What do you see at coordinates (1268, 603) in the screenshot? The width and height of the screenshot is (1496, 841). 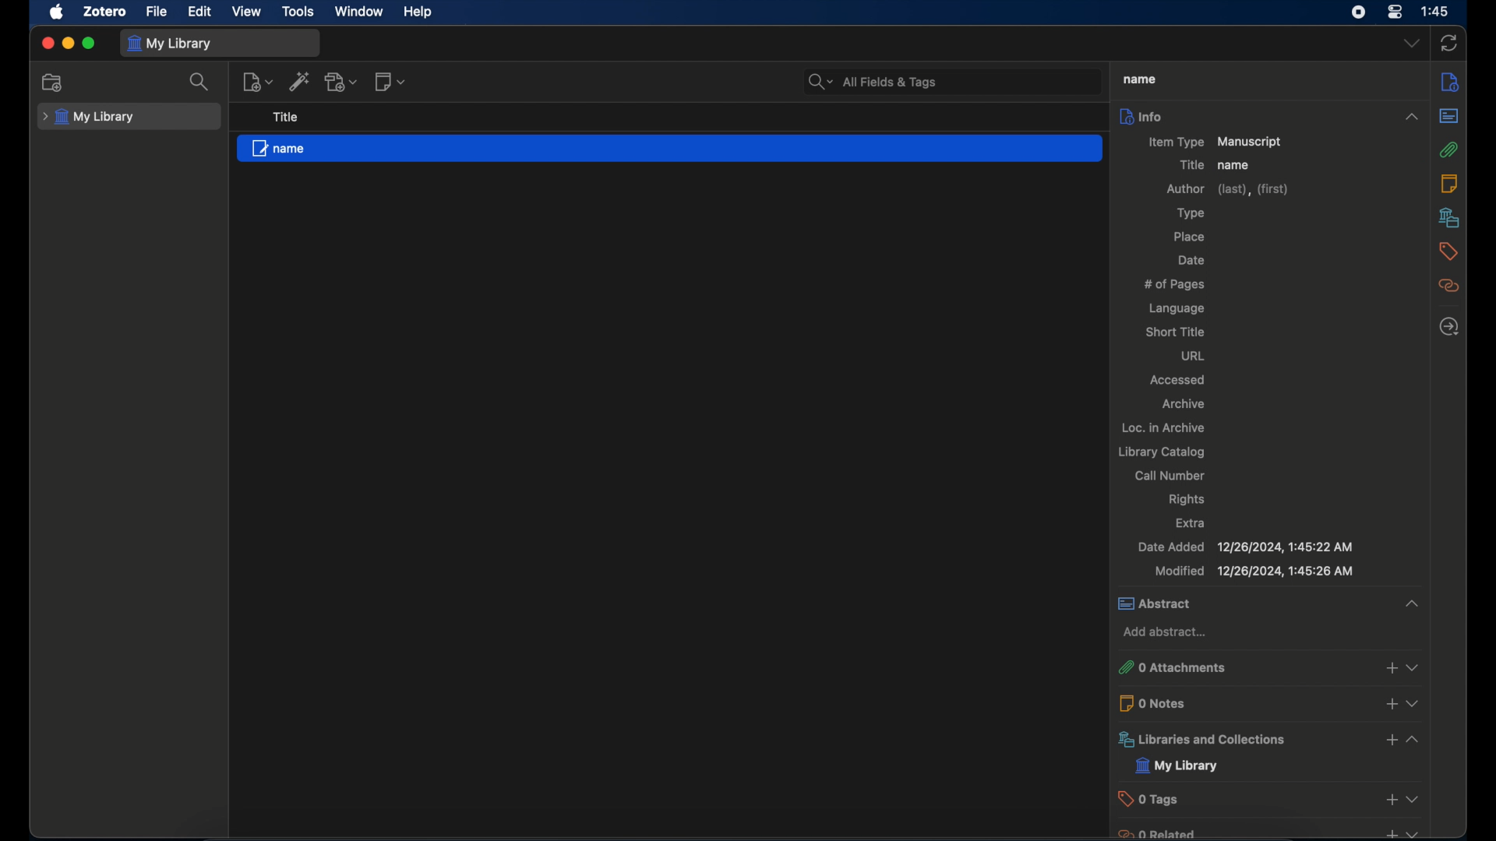 I see `abstract` at bounding box center [1268, 603].